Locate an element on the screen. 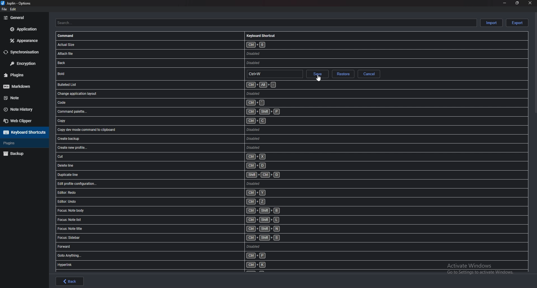  shortcut is located at coordinates (168, 54).